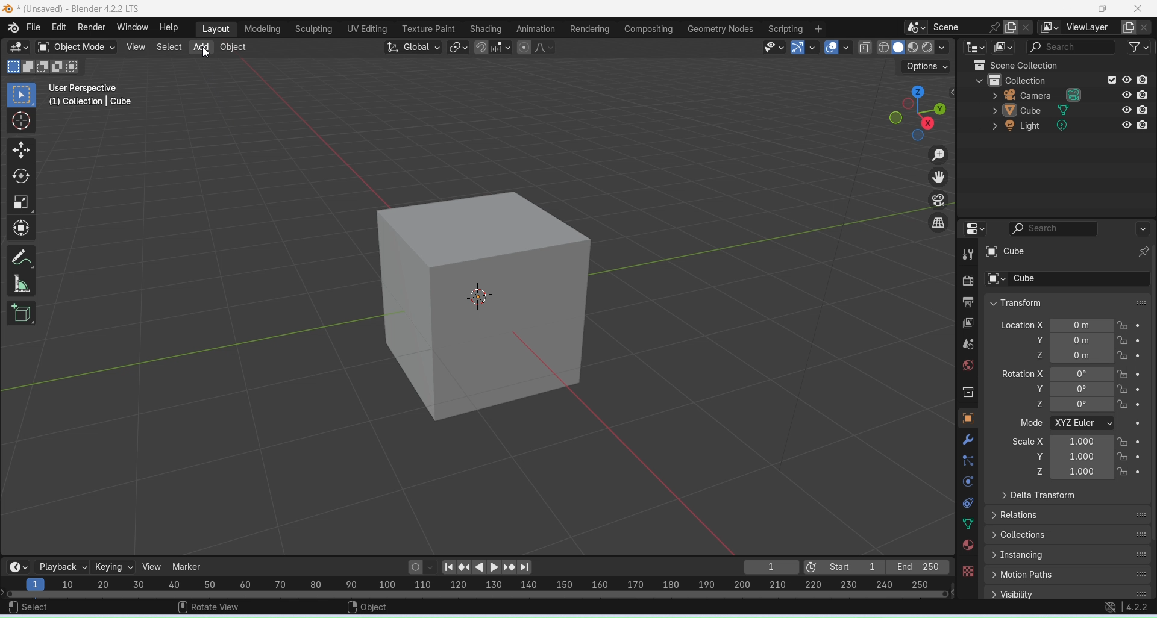 The width and height of the screenshot is (1157, 618). I want to click on Move, so click(20, 151).